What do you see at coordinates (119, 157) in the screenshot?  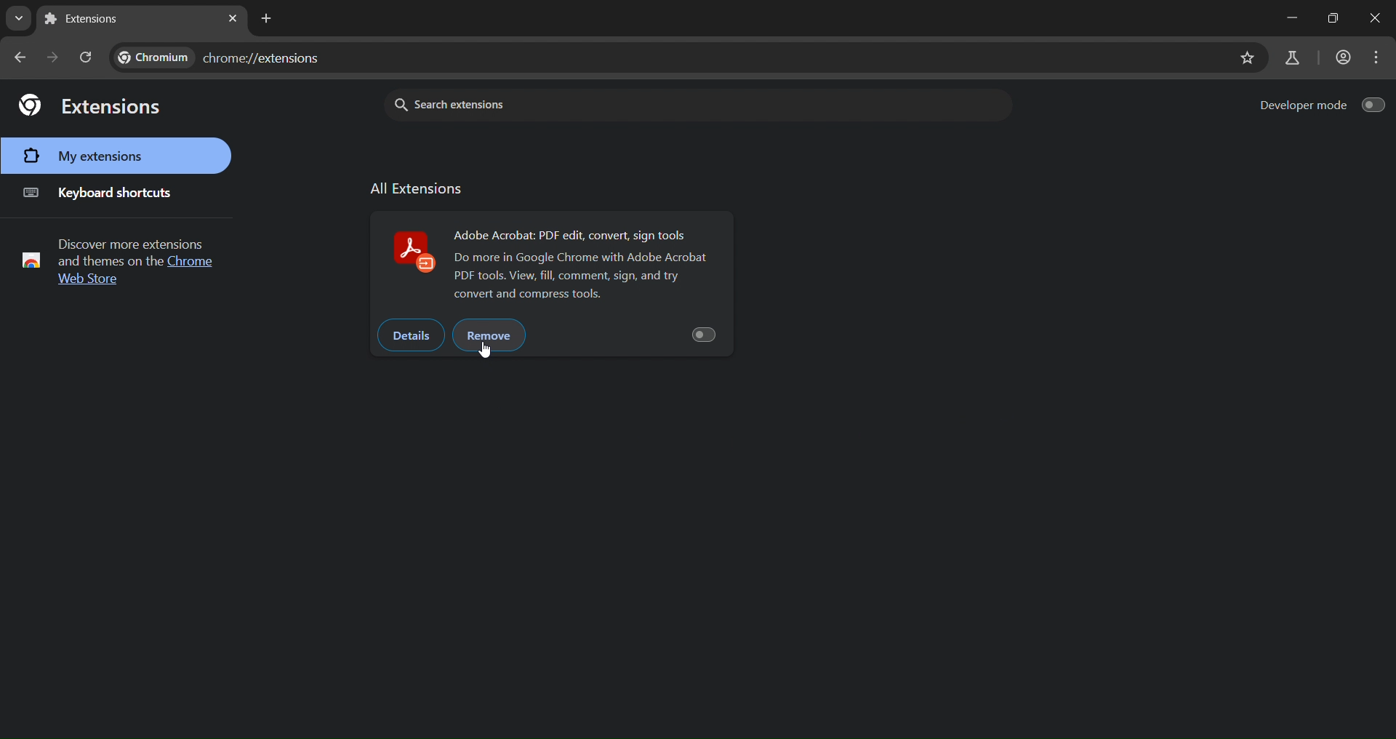 I see `my extensions` at bounding box center [119, 157].